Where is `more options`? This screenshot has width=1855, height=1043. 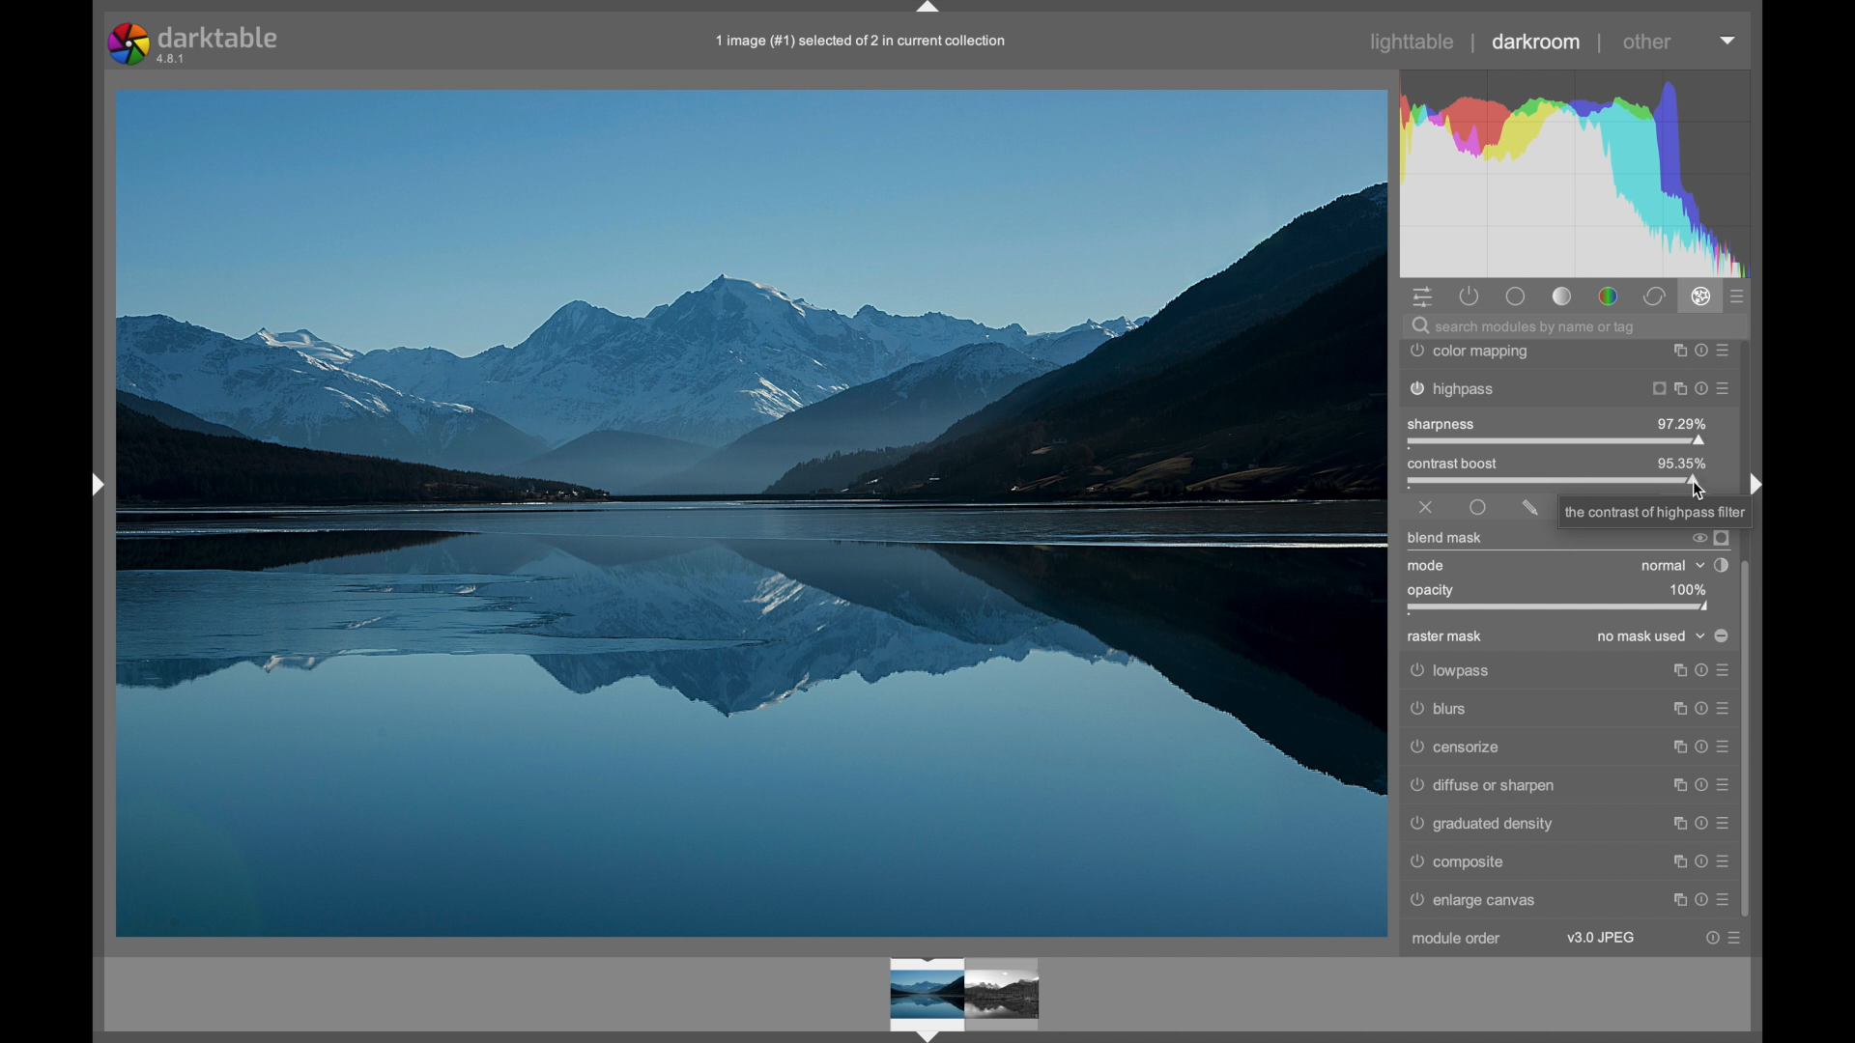
more options is located at coordinates (1722, 939).